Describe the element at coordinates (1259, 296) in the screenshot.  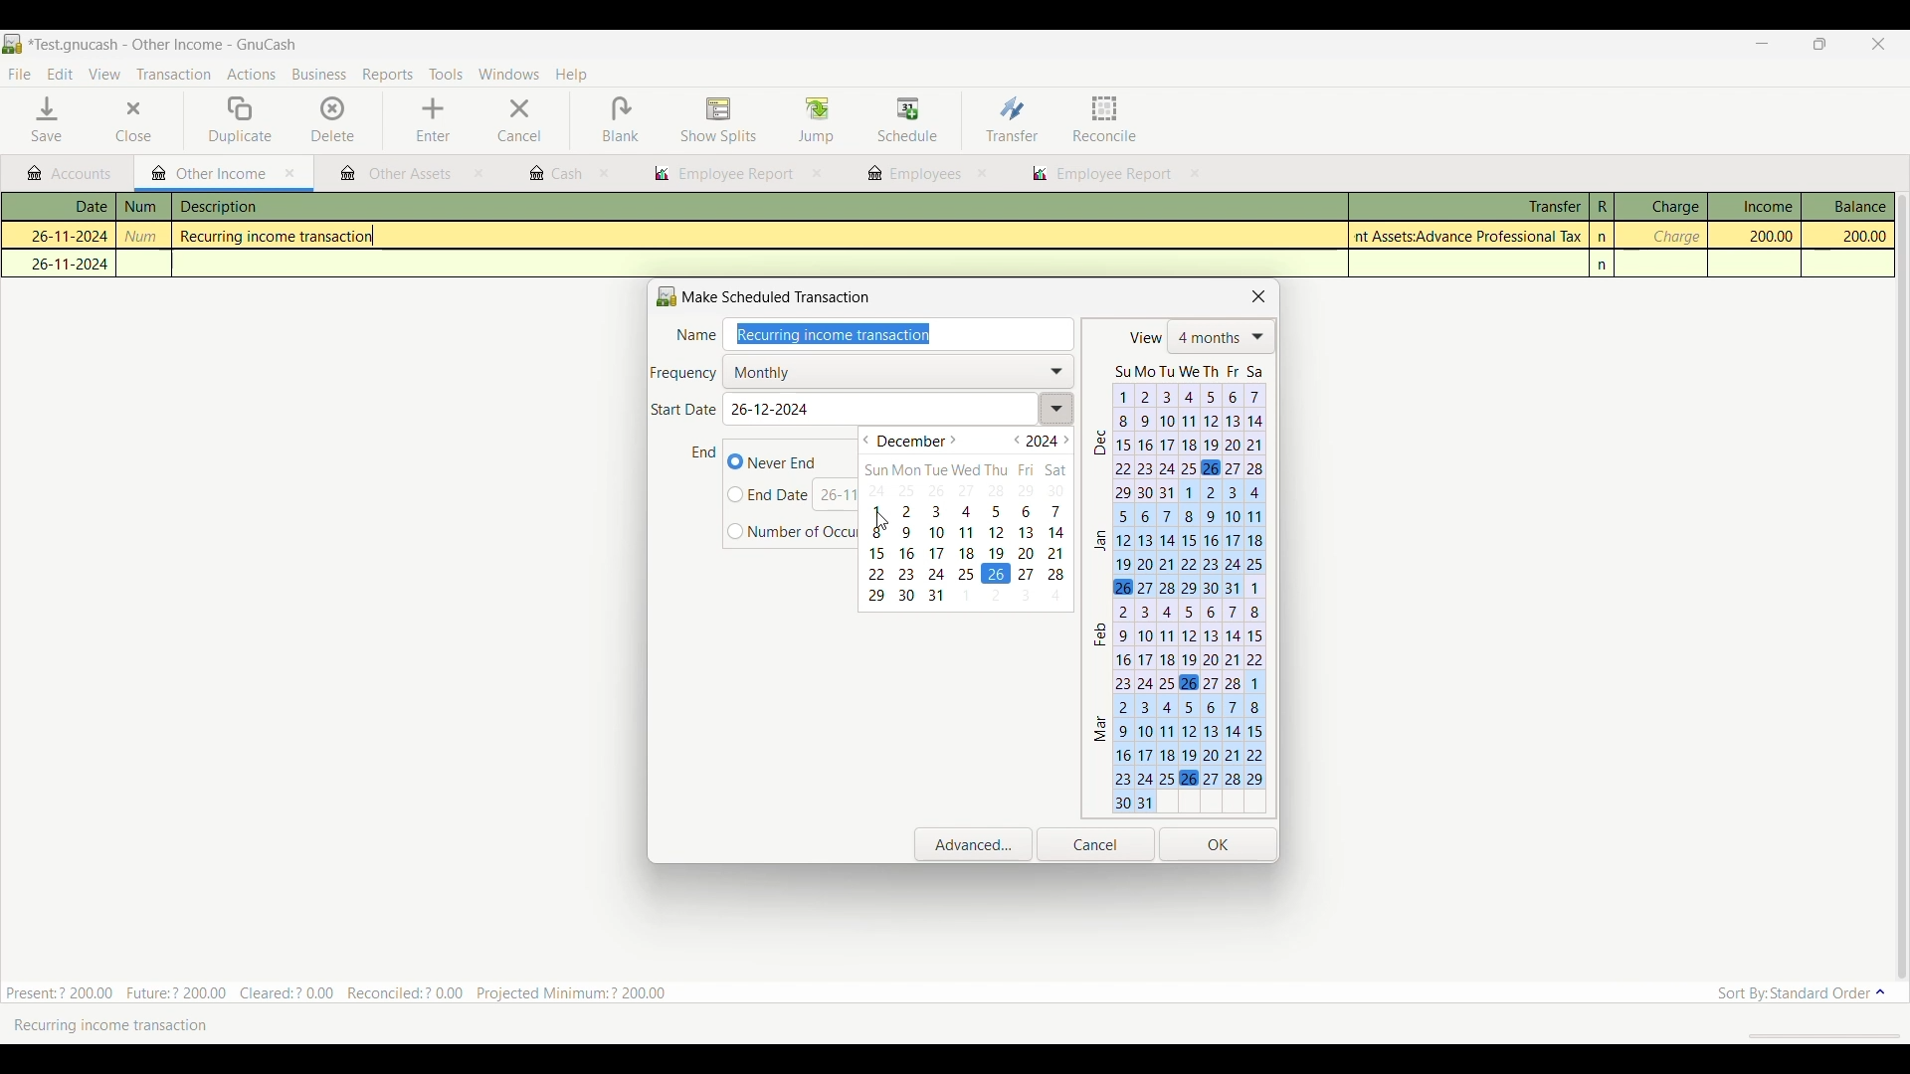
I see `Close scheduled ` at that location.